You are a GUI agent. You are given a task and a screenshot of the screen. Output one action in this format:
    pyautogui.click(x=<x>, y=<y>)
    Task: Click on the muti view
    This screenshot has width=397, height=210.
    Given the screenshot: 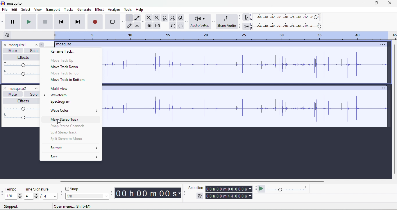 What is the action you would take?
    pyautogui.click(x=60, y=89)
    